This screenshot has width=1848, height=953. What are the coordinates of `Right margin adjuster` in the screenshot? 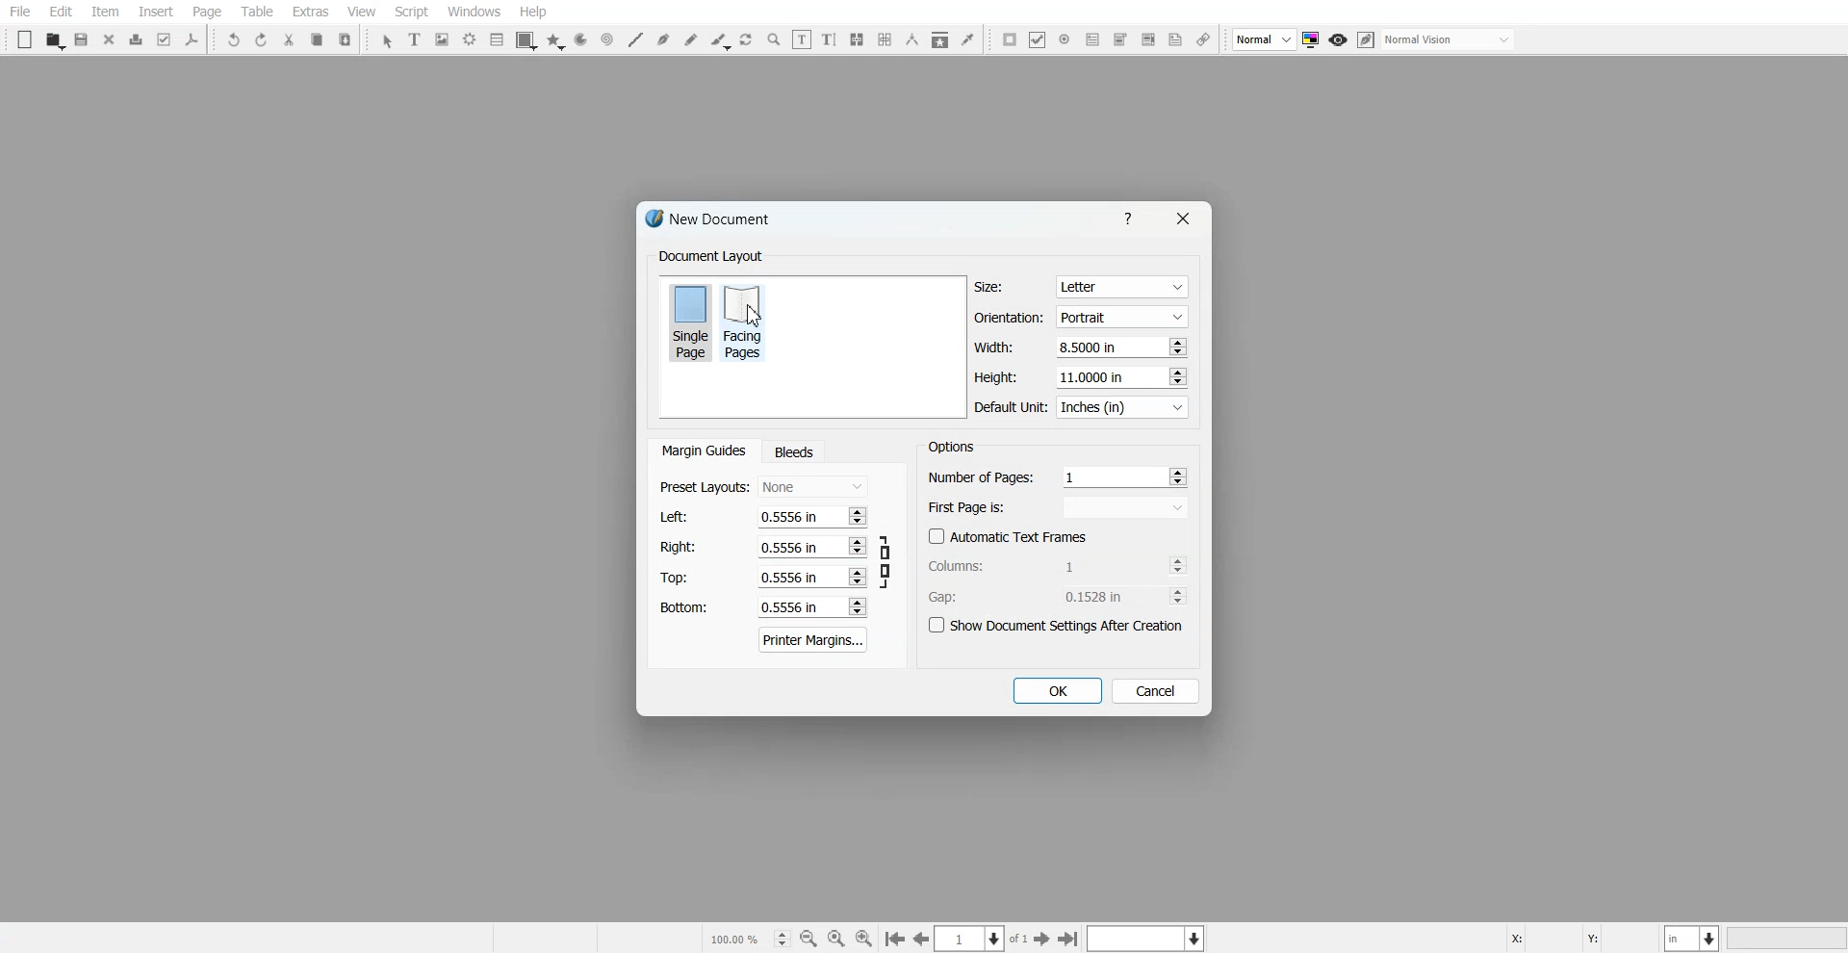 It's located at (764, 547).